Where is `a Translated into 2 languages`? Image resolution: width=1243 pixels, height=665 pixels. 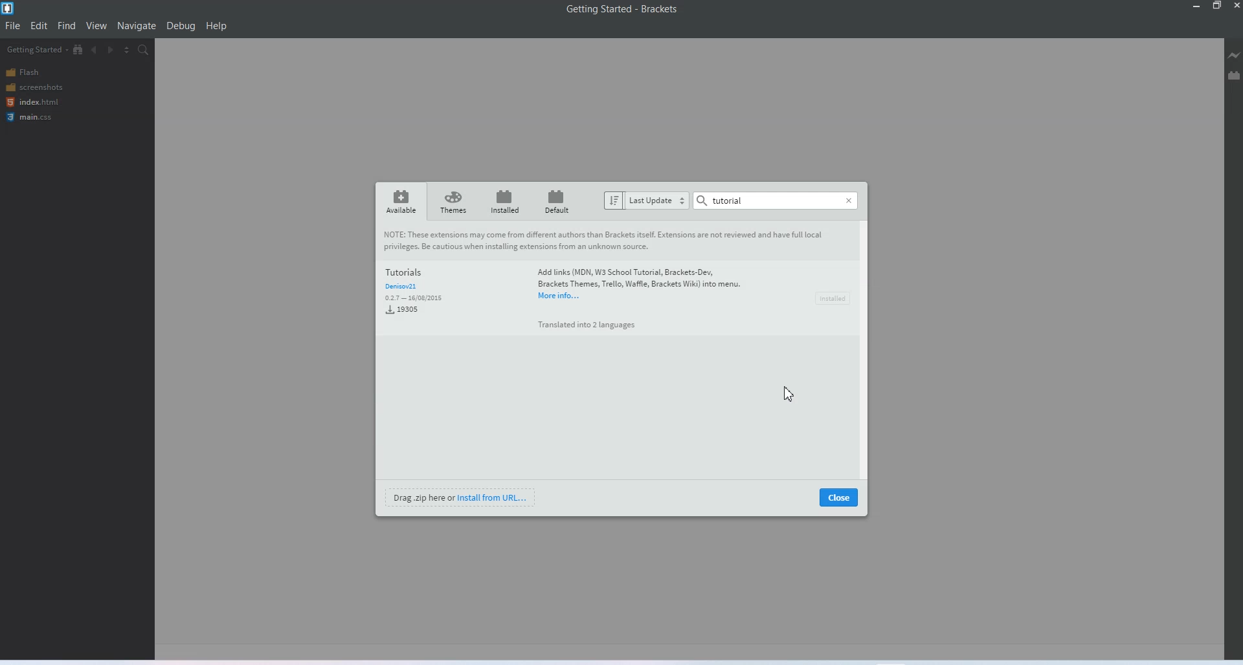
a Translated into 2 languages is located at coordinates (592, 325).